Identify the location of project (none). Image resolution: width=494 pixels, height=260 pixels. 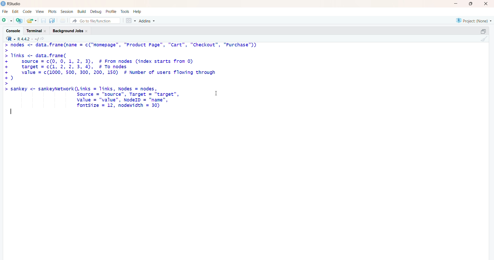
(470, 20).